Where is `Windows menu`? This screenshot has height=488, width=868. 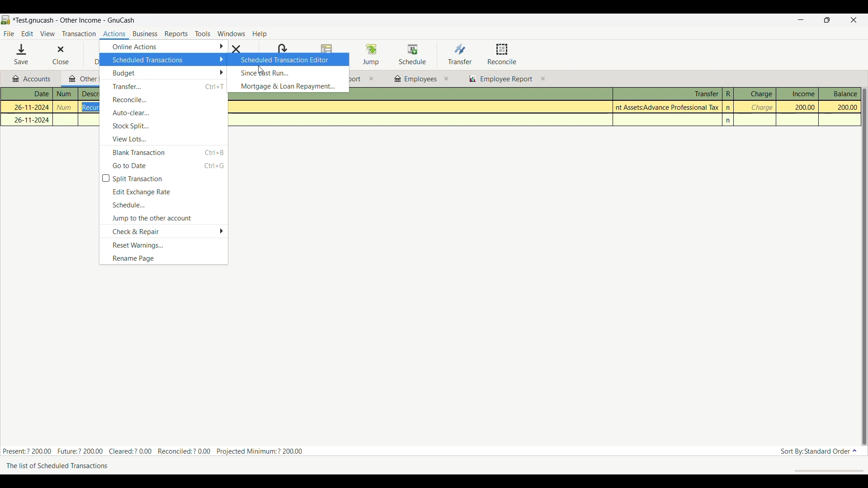
Windows menu is located at coordinates (231, 34).